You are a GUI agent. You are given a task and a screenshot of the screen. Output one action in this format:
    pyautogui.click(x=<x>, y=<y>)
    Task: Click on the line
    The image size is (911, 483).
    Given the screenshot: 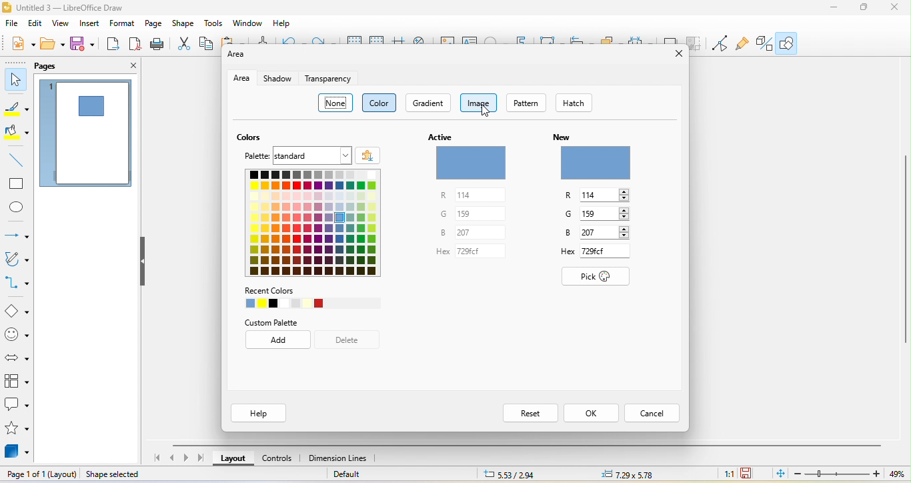 What is the action you would take?
    pyautogui.click(x=13, y=159)
    